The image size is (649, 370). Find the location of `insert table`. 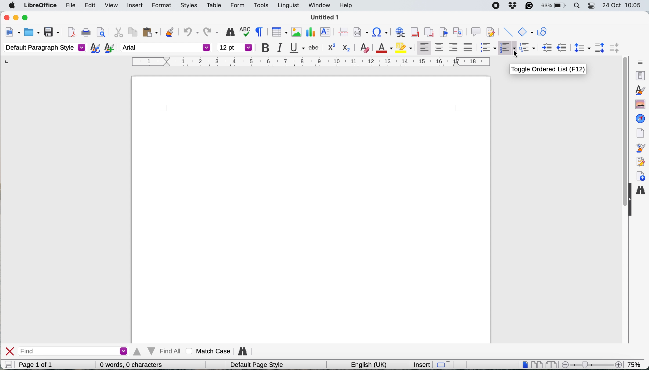

insert table is located at coordinates (279, 33).